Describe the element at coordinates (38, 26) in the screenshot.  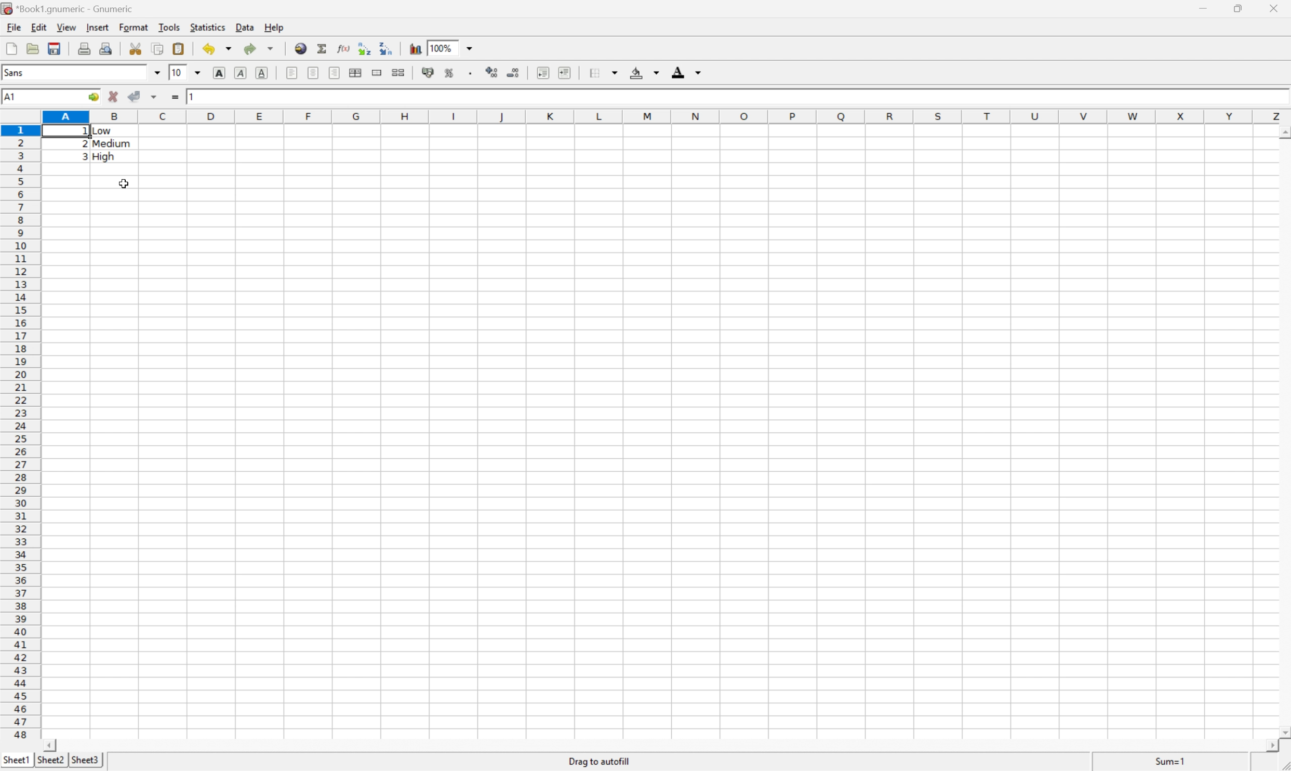
I see `Edit` at that location.